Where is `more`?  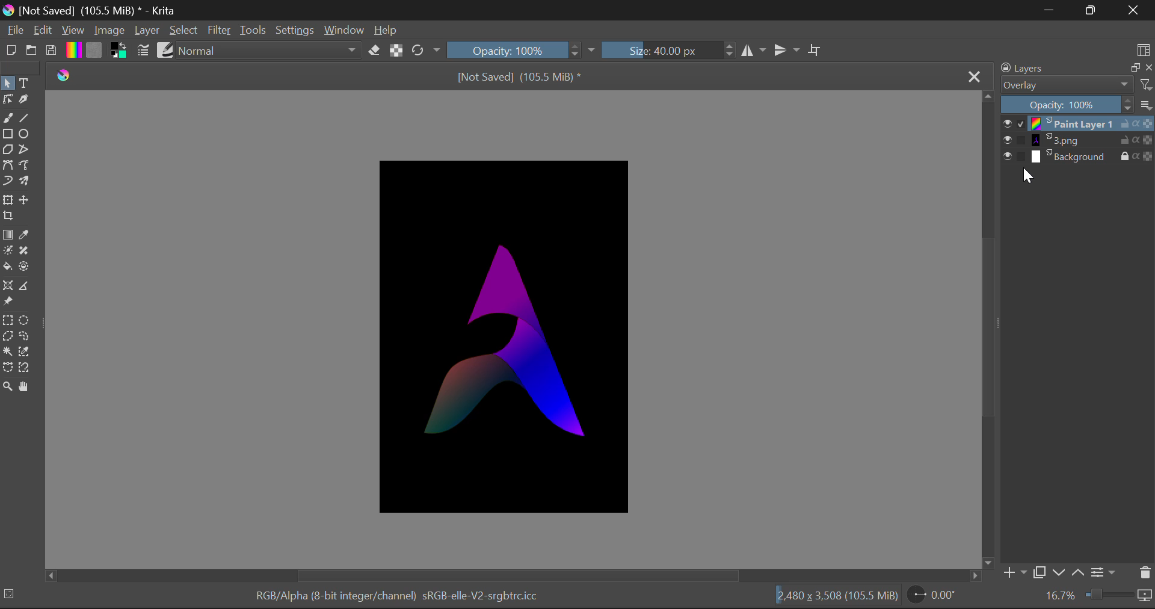
more is located at coordinates (1146, 105).